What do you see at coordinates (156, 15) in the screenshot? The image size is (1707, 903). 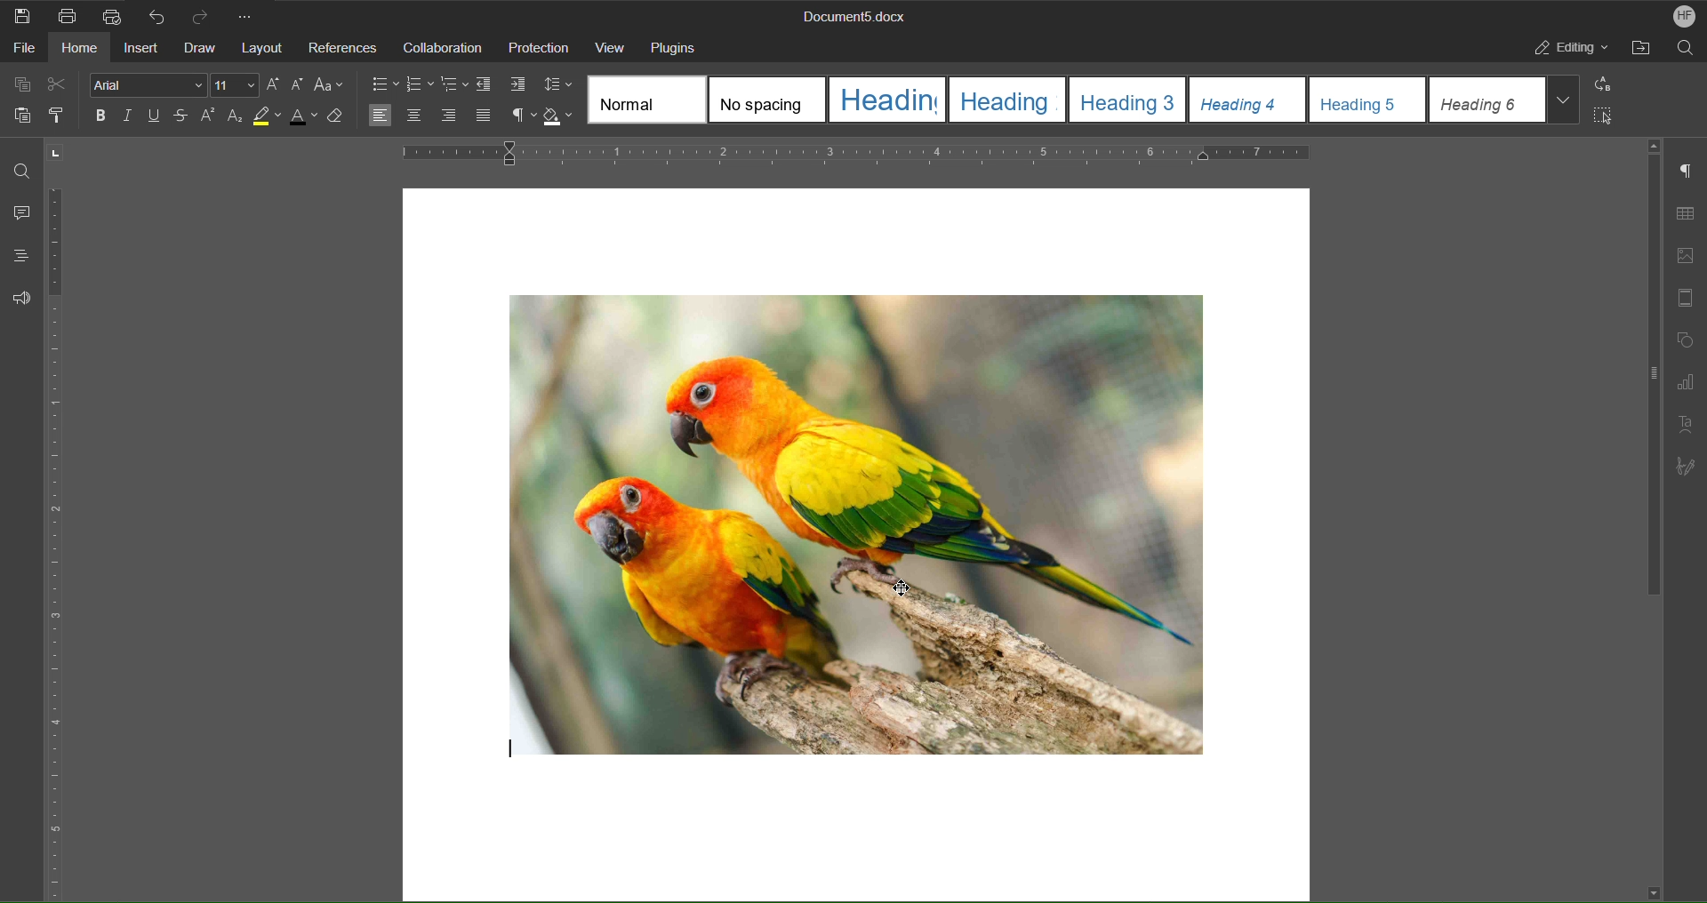 I see `Undo` at bounding box center [156, 15].